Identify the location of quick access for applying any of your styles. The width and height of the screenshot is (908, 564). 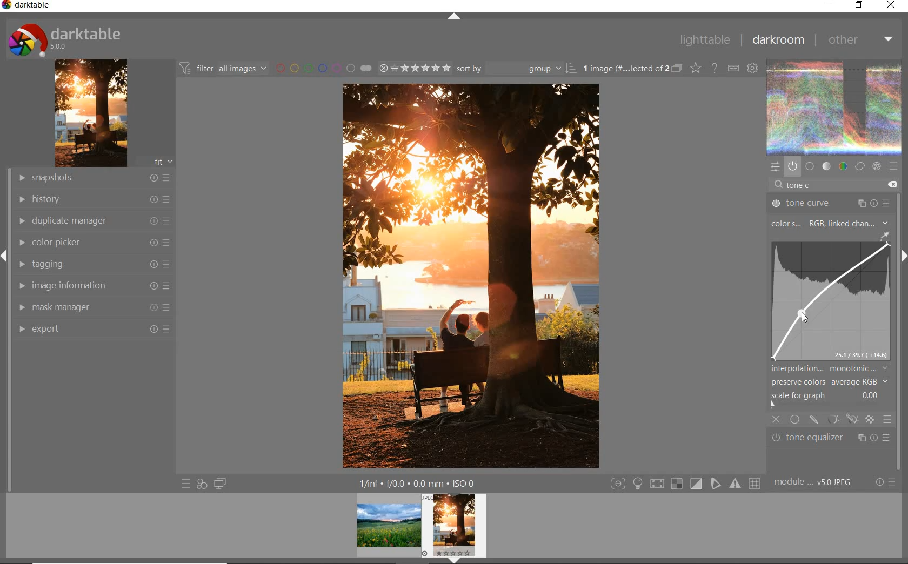
(202, 484).